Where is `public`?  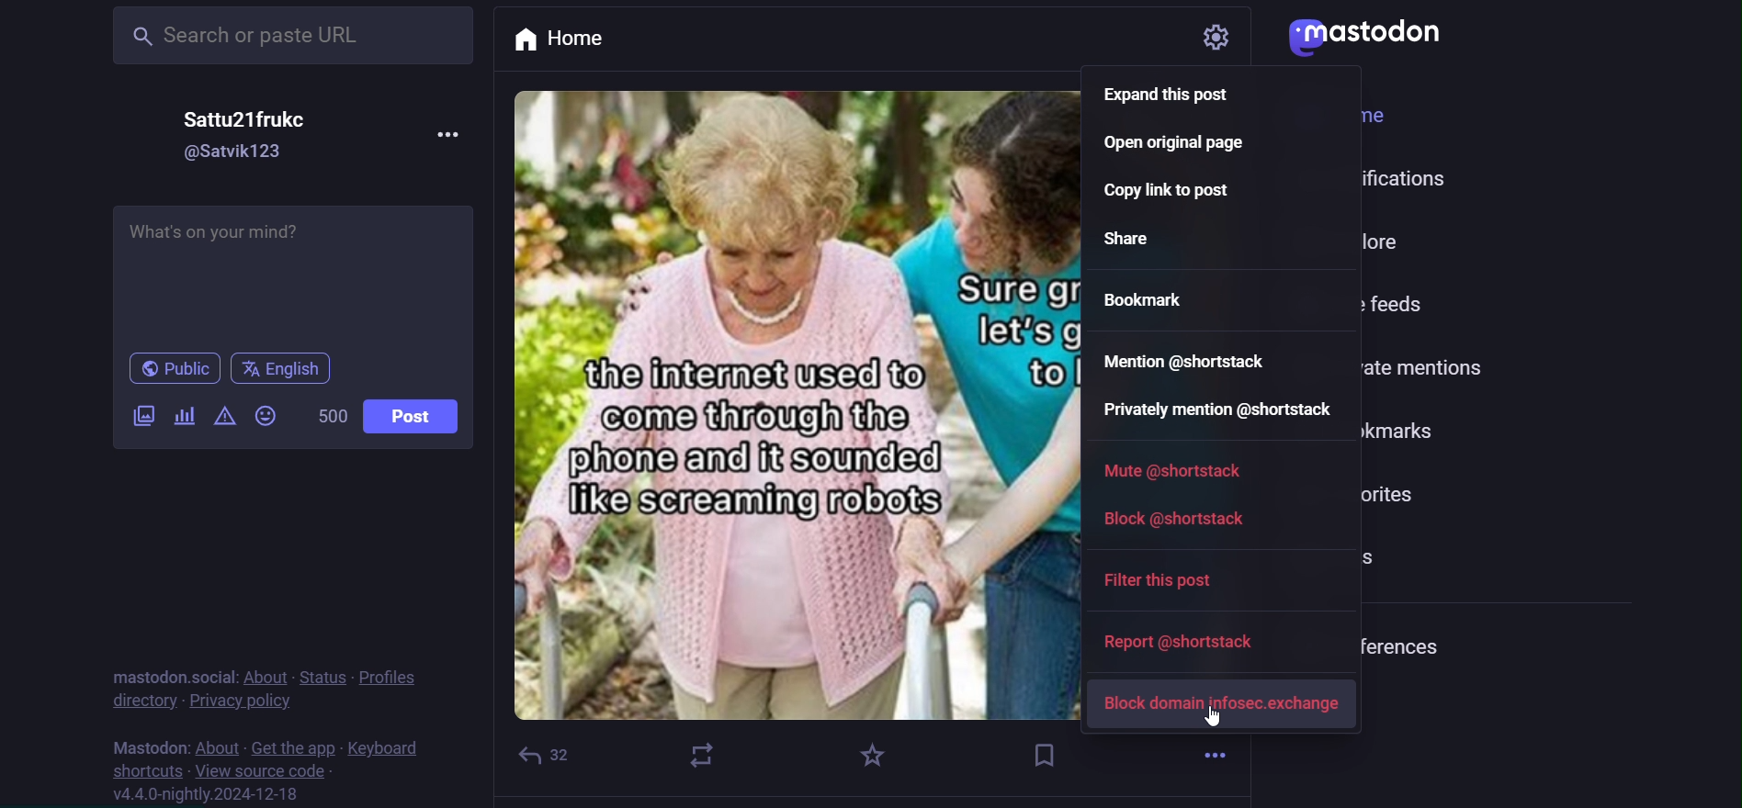 public is located at coordinates (175, 370).